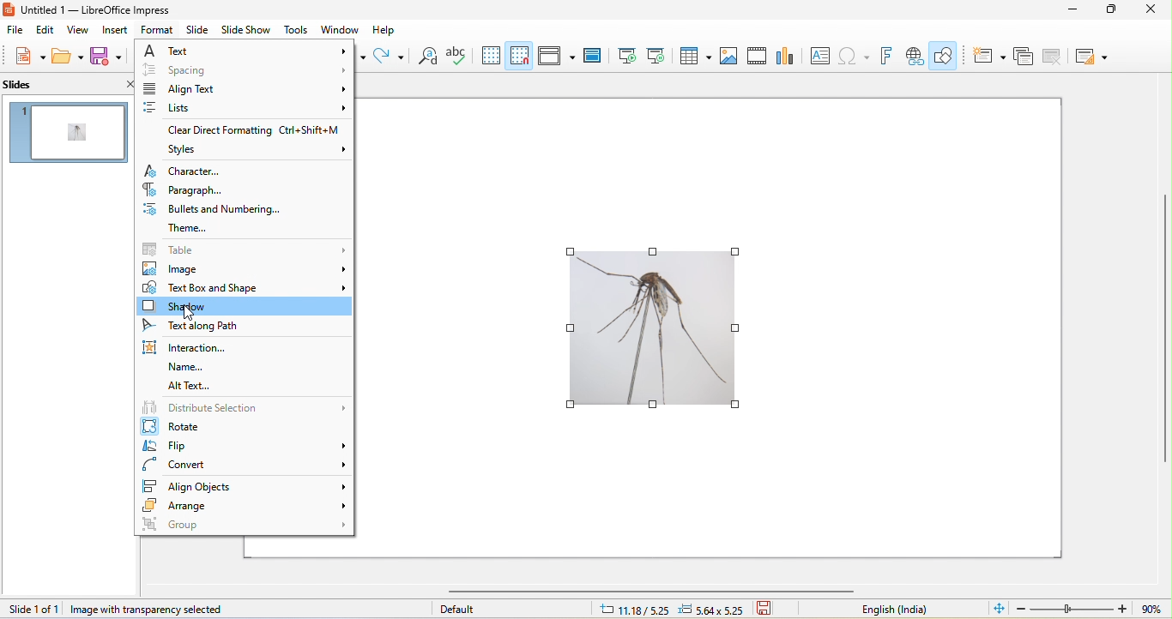 The width and height of the screenshot is (1172, 619). What do you see at coordinates (626, 56) in the screenshot?
I see `start from beginning` at bounding box center [626, 56].